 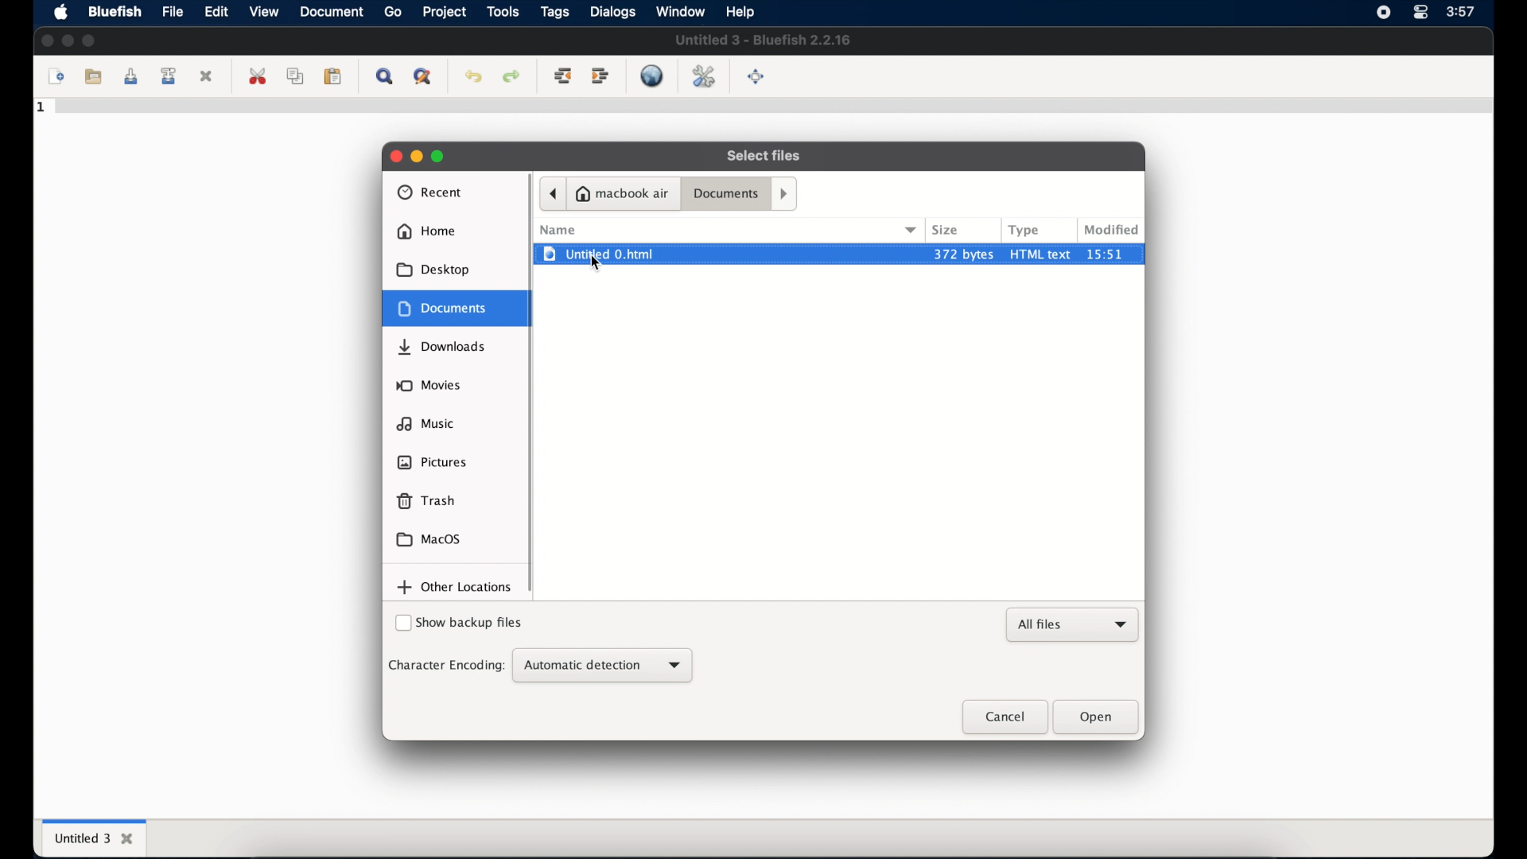 I want to click on maximize, so click(x=89, y=40).